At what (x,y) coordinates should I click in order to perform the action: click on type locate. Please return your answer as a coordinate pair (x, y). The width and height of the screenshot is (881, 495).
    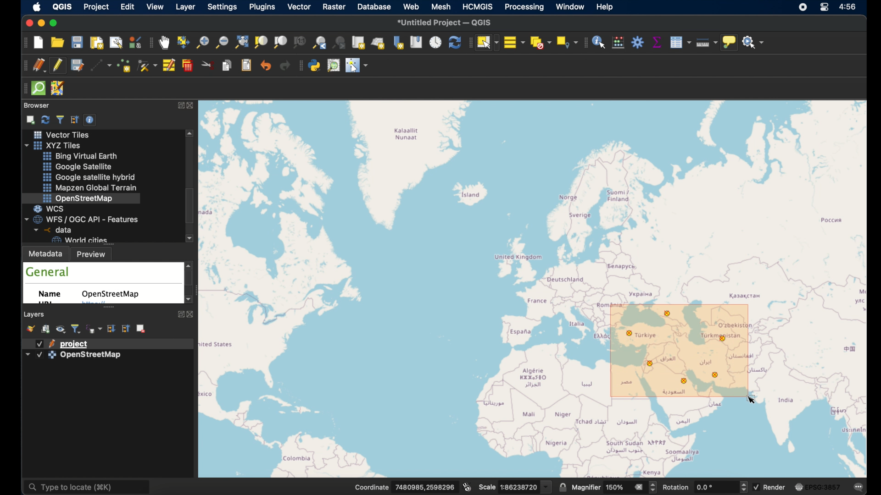
    Looking at the image, I should click on (90, 487).